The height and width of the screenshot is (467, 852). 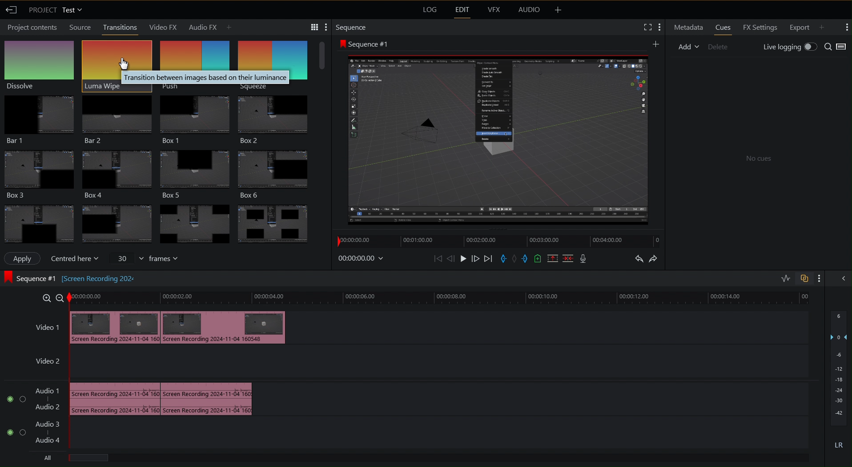 I want to click on Video 1, so click(x=196, y=327).